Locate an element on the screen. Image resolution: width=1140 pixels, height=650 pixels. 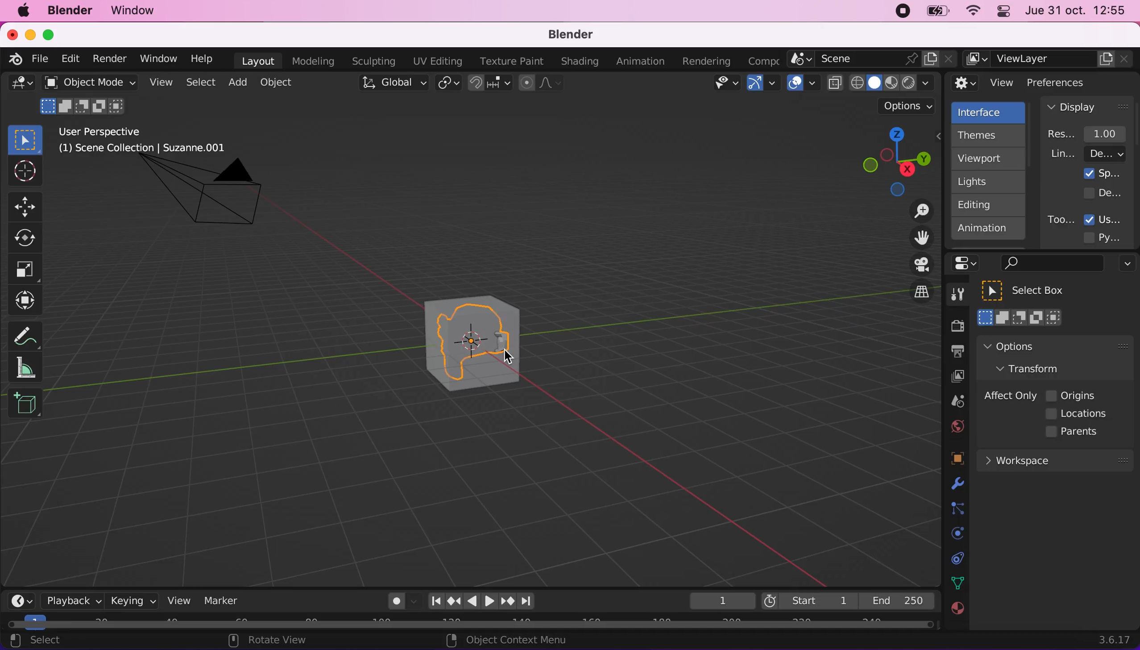
play is located at coordinates (481, 601).